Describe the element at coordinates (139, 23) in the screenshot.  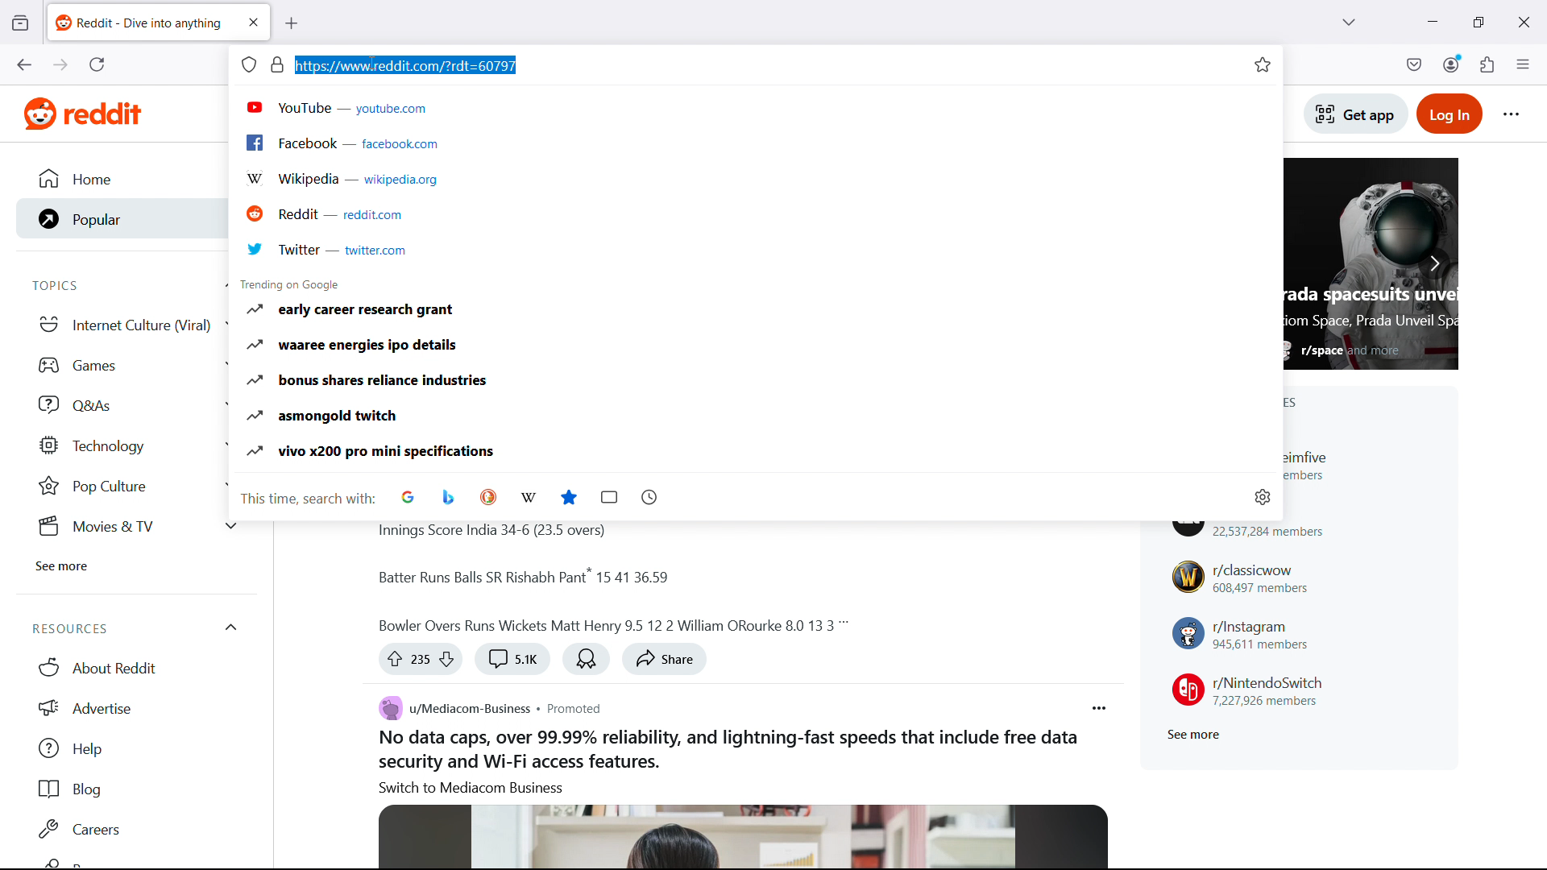
I see `tab title` at that location.